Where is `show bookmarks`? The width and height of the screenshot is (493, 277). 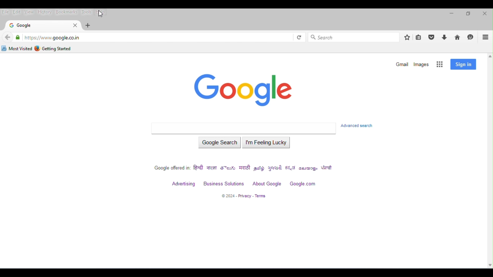 show bookmarks is located at coordinates (419, 37).